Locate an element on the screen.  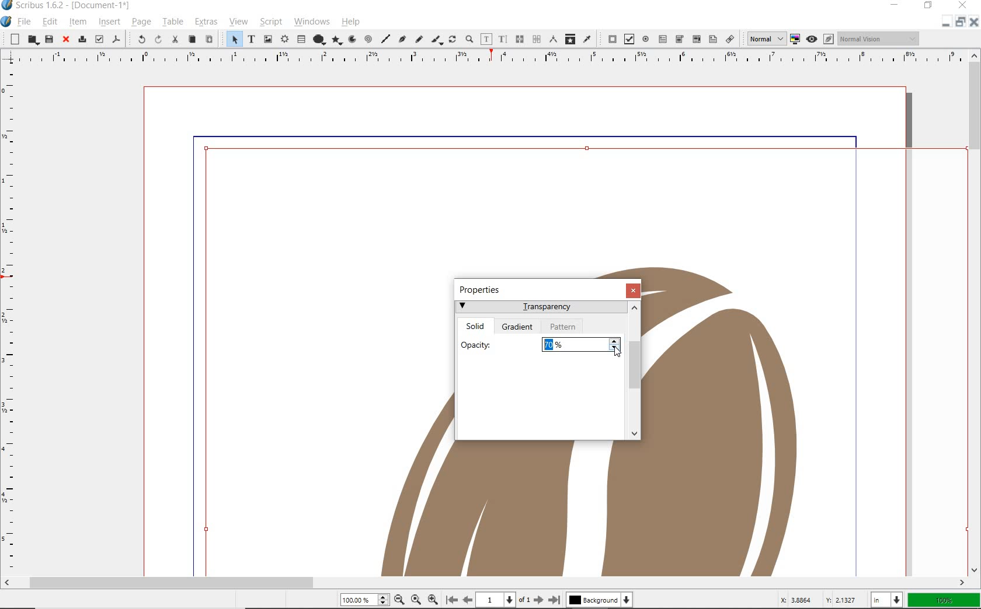
restore down is located at coordinates (947, 21).